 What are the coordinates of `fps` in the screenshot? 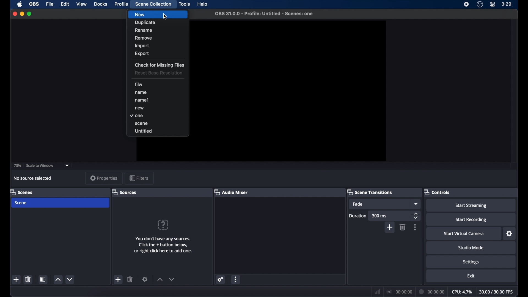 It's located at (497, 292).